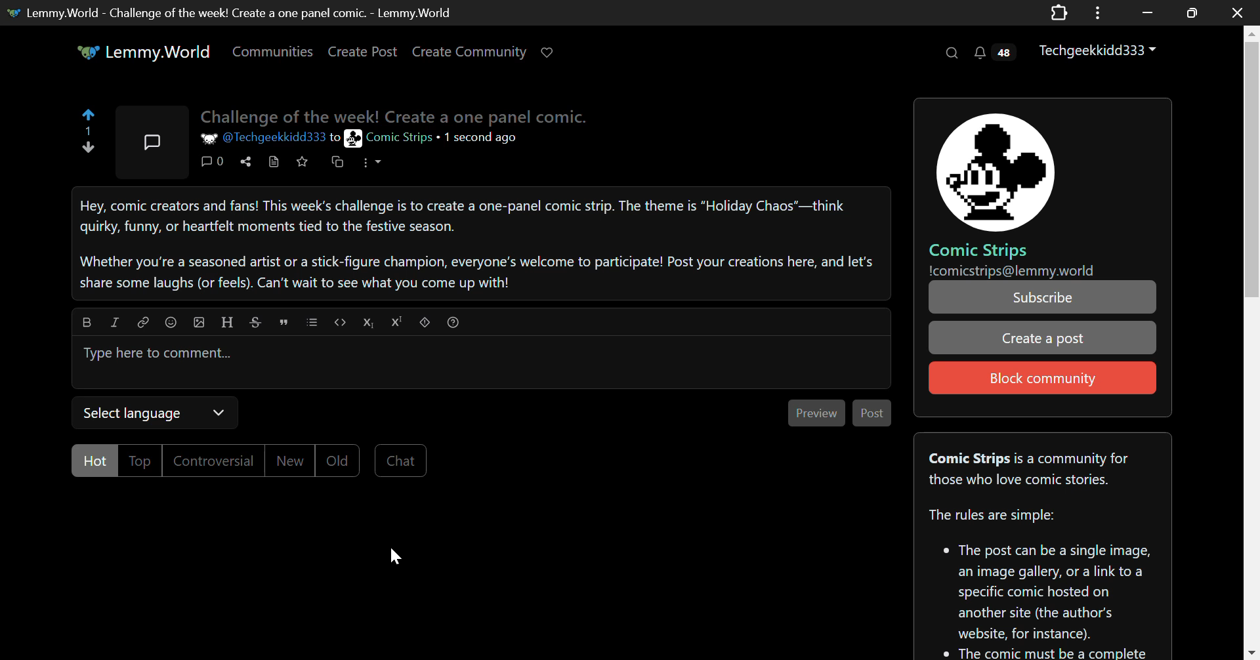 This screenshot has width=1260, height=660. Describe the element at coordinates (816, 413) in the screenshot. I see `Preview` at that location.